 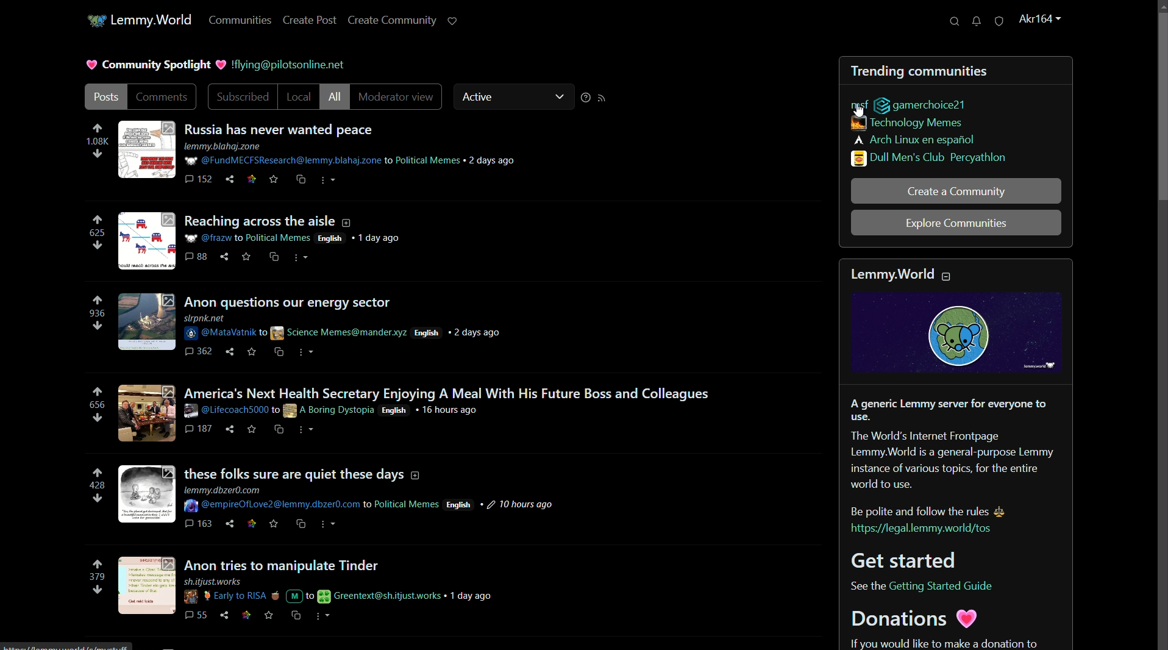 What do you see at coordinates (283, 65) in the screenshot?
I see `text` at bounding box center [283, 65].